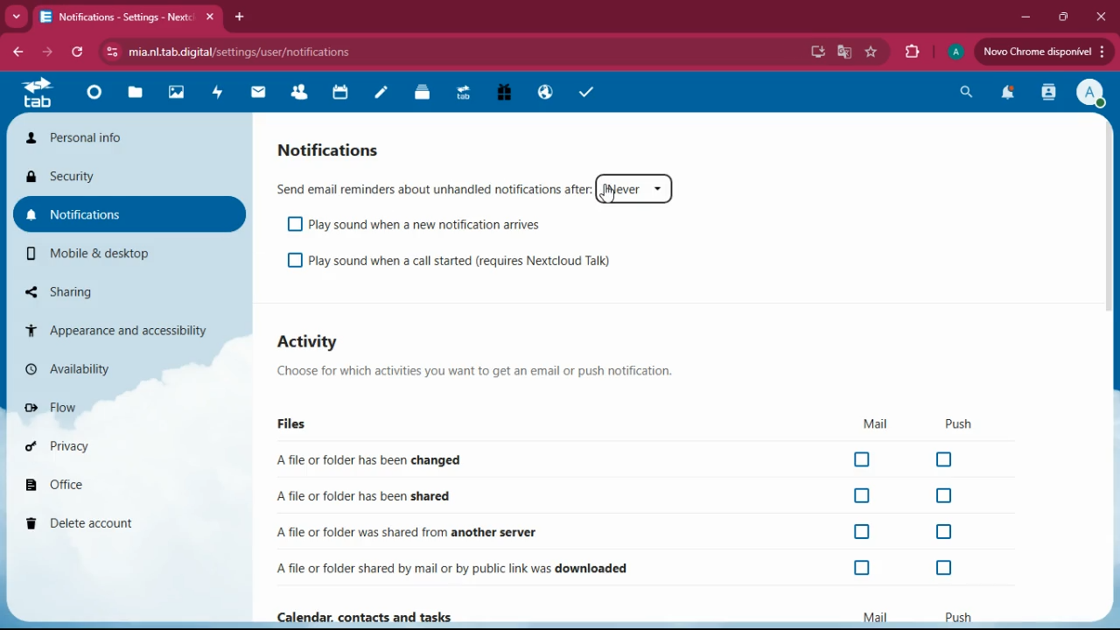 This screenshot has height=630, width=1120. Describe the element at coordinates (943, 458) in the screenshot. I see `off` at that location.